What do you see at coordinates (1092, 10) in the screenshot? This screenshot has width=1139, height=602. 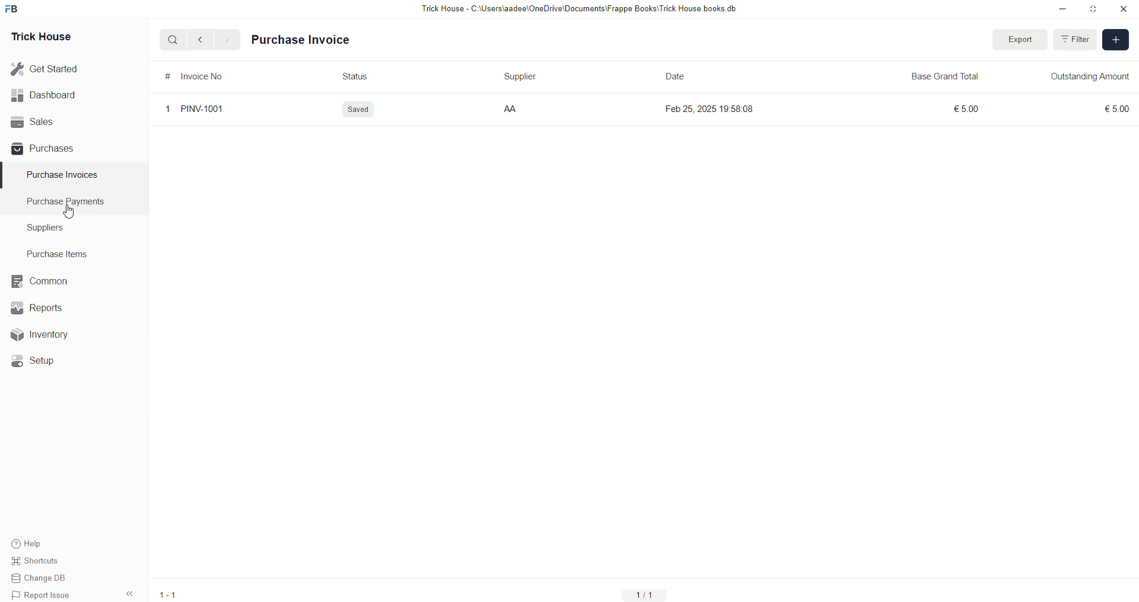 I see `minimise window` at bounding box center [1092, 10].